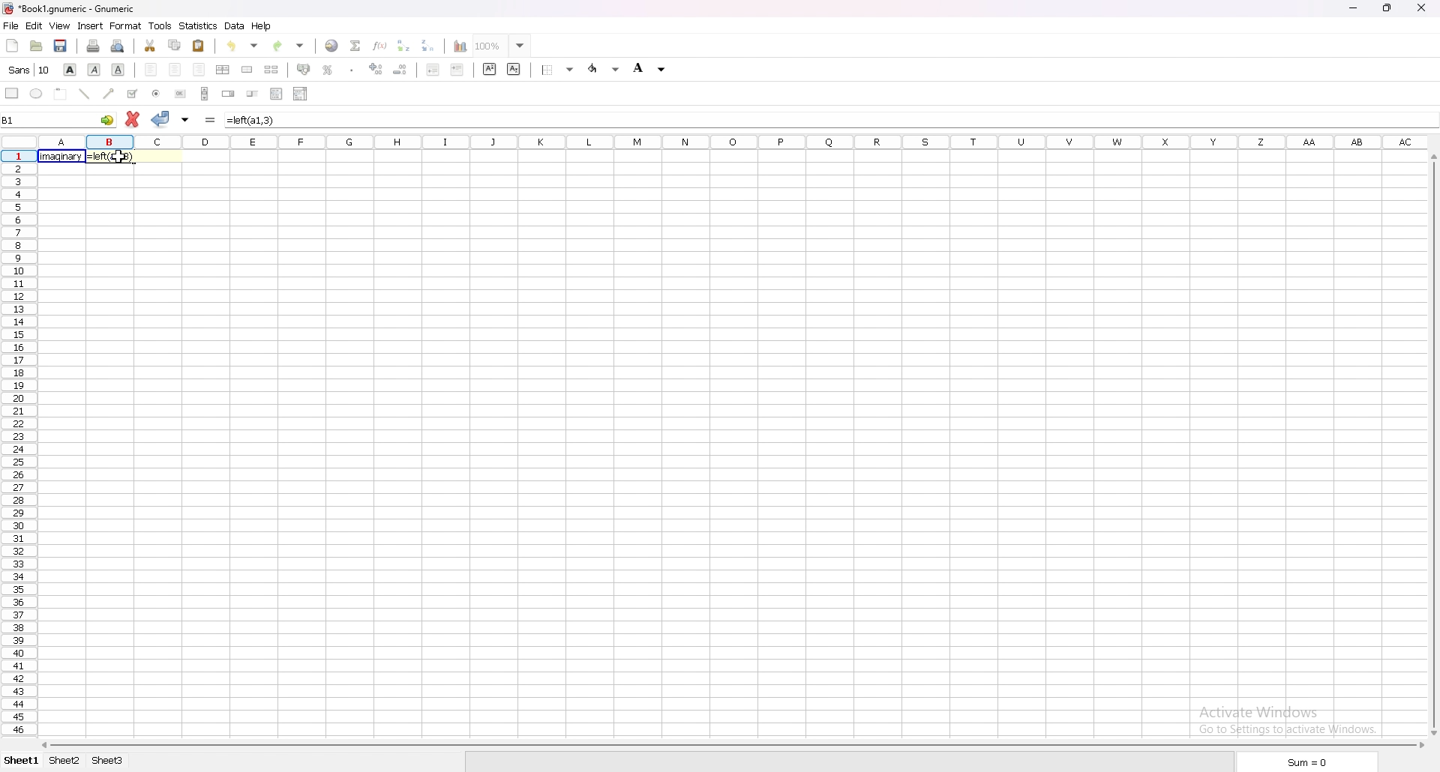  I want to click on scroll bar, so click(205, 93).